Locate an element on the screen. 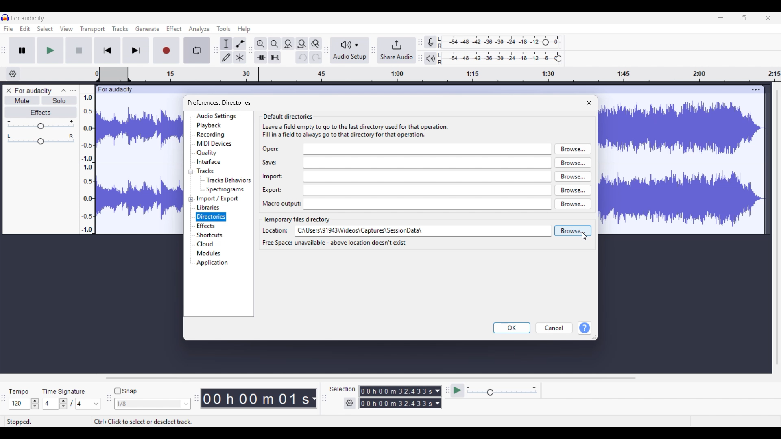 This screenshot has height=439, width=781. Minimize is located at coordinates (721, 18).